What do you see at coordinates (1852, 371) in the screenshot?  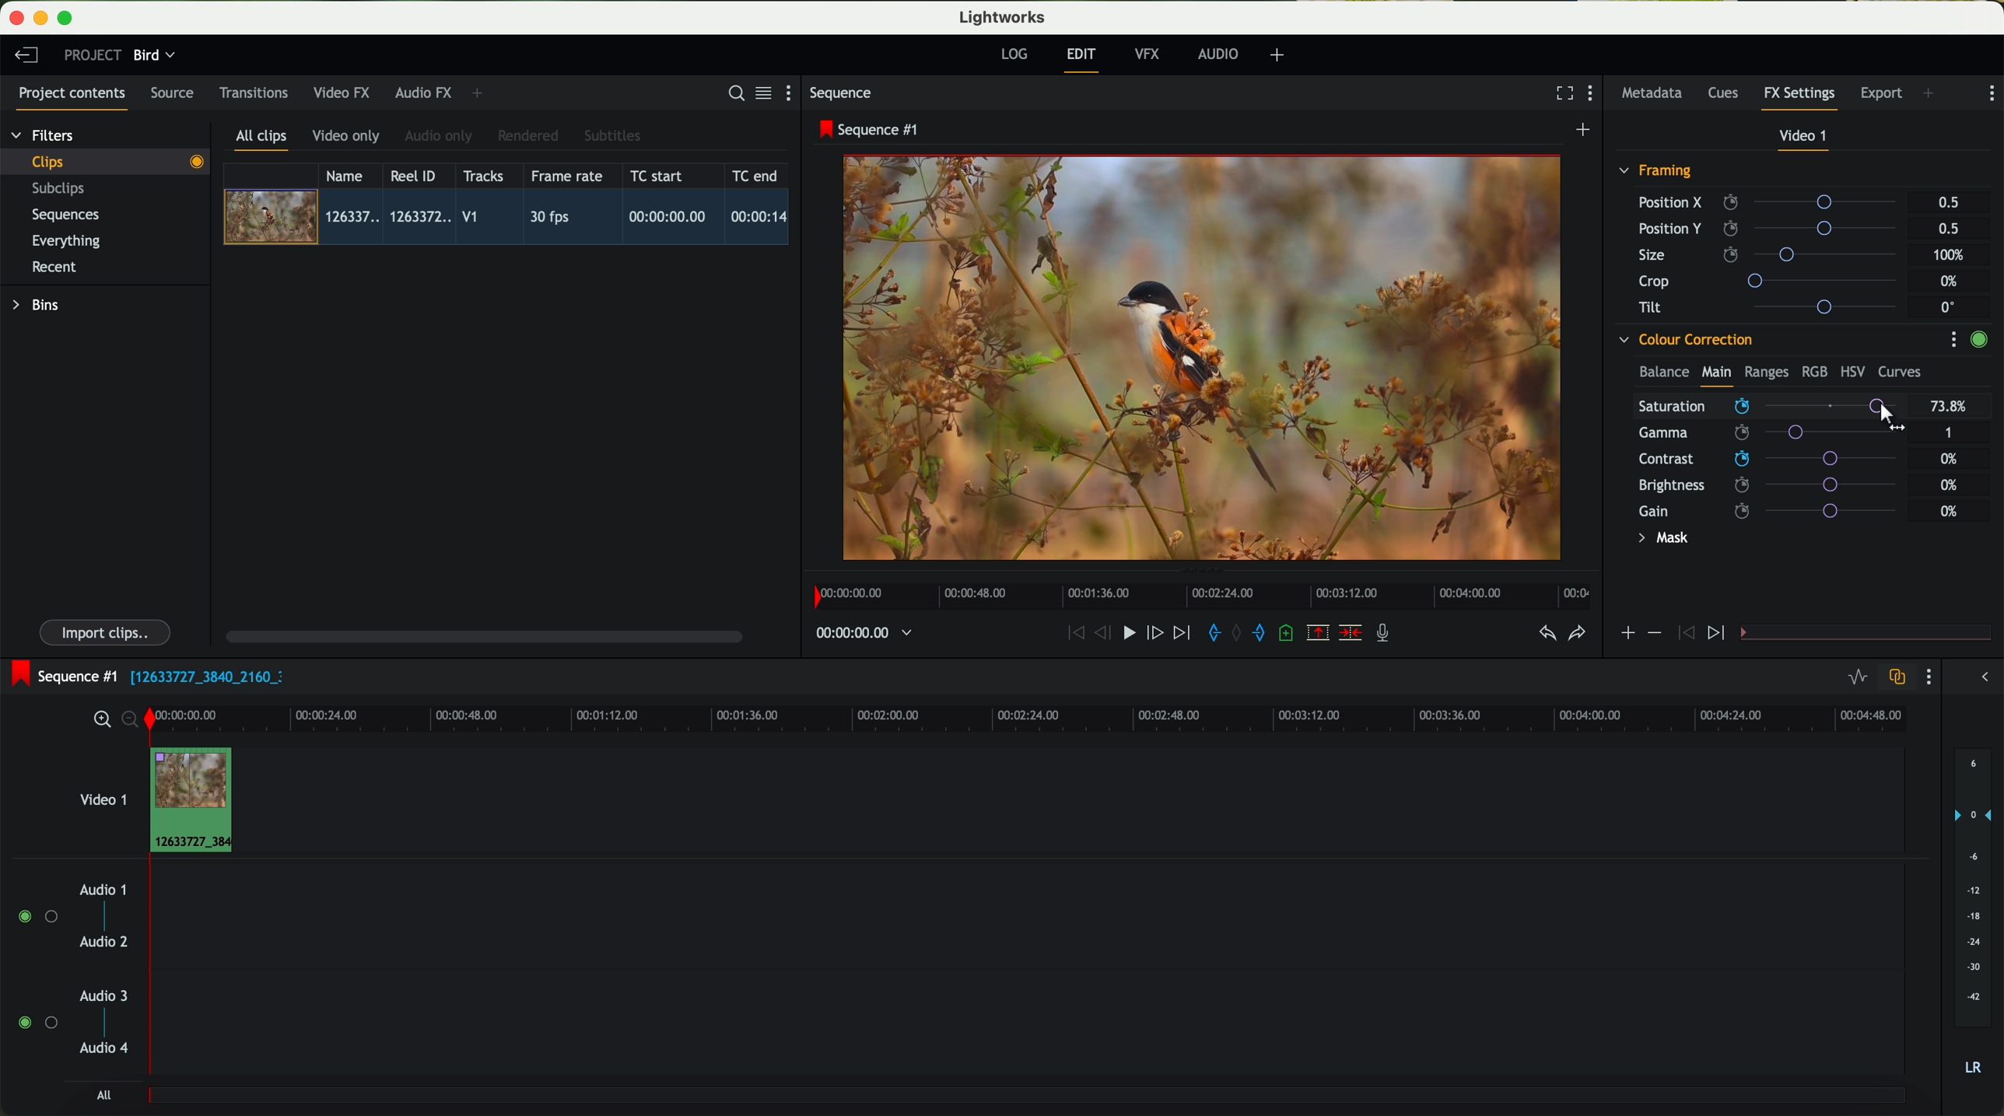 I see `HSV` at bounding box center [1852, 371].